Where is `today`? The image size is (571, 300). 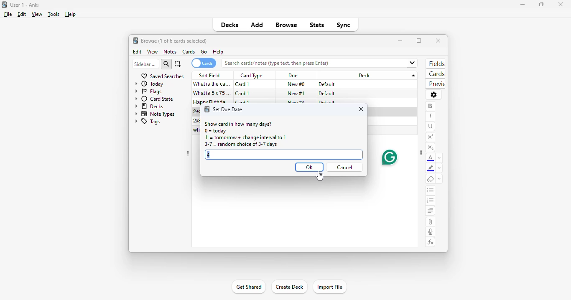 today is located at coordinates (150, 84).